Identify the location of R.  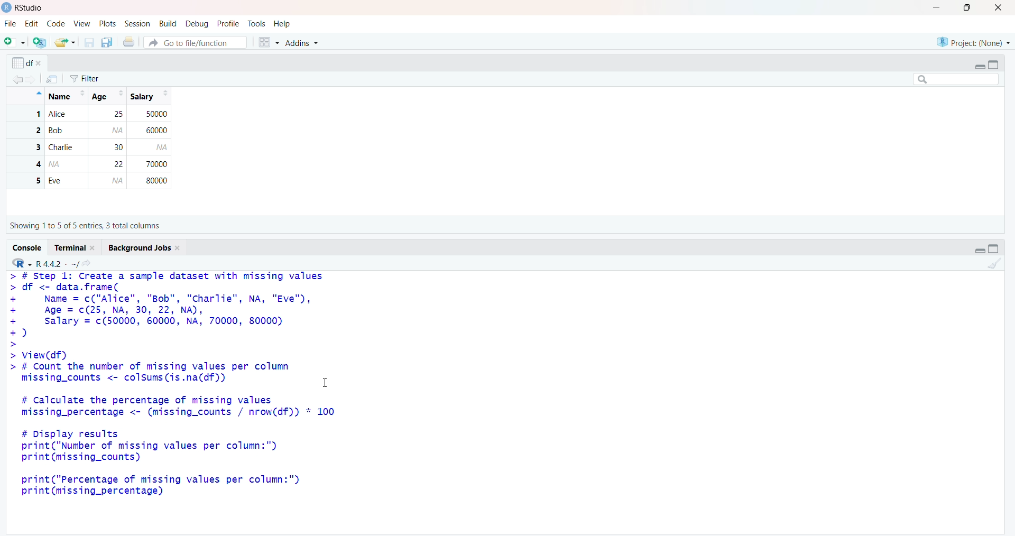
(22, 262).